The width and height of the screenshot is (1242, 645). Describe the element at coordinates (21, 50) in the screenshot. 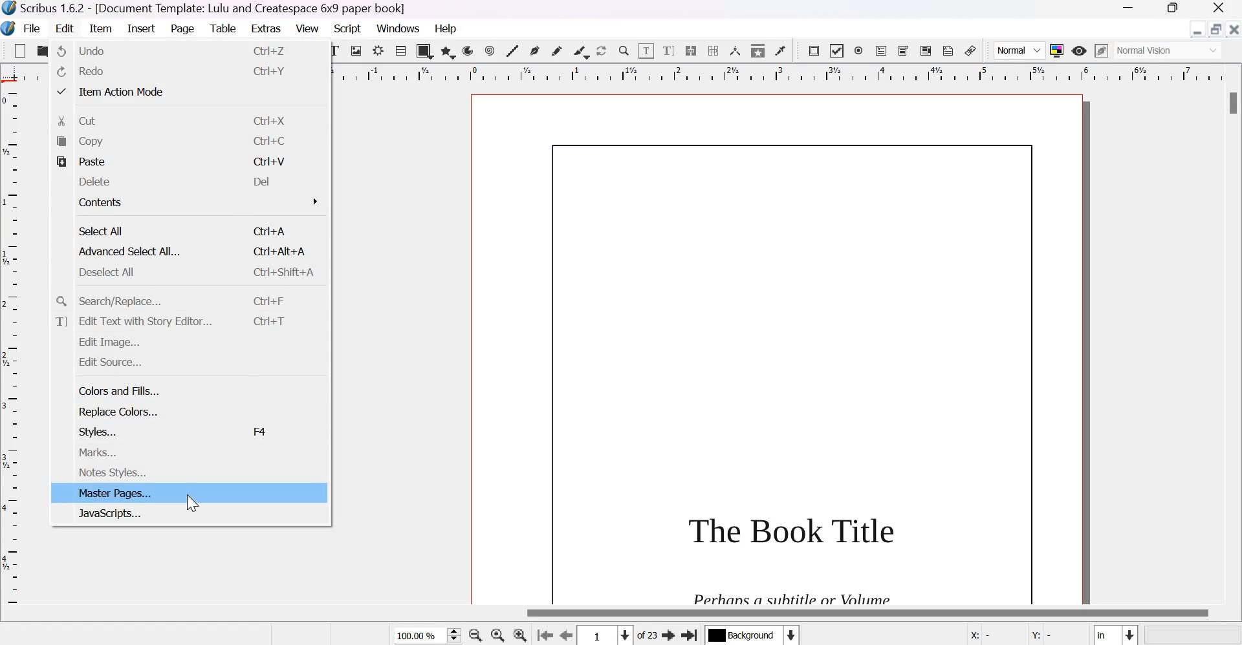

I see `New` at that location.